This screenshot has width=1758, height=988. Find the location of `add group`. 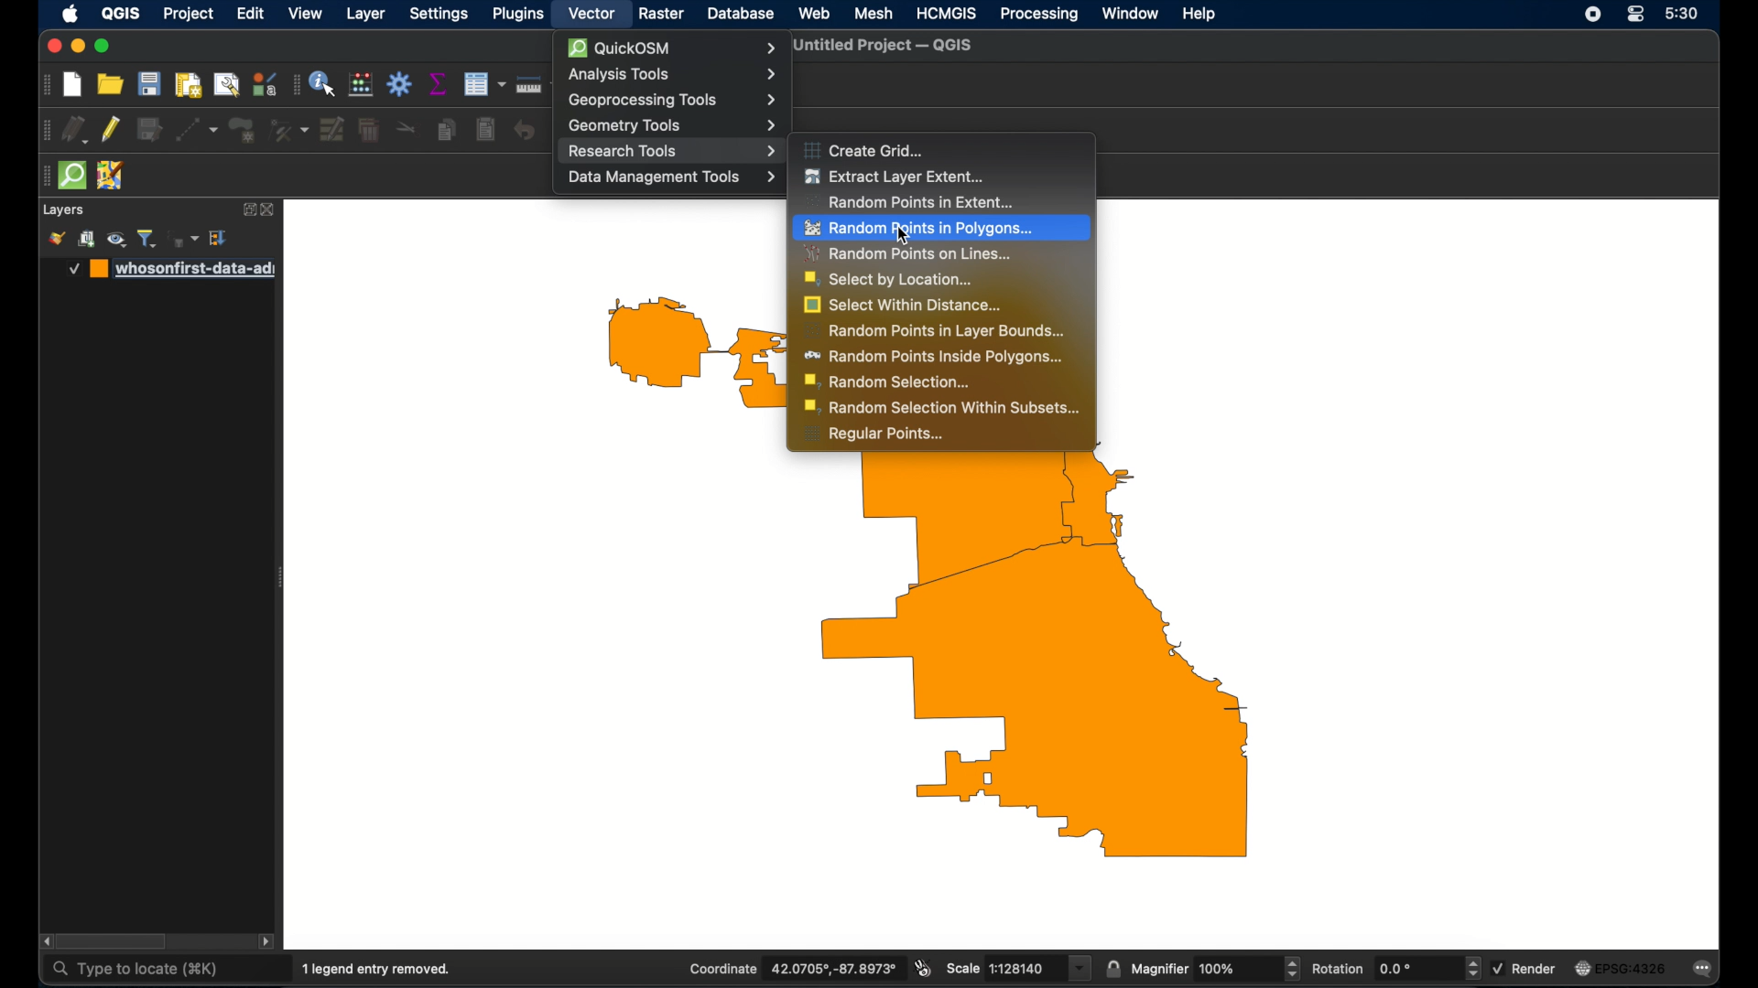

add group is located at coordinates (88, 239).